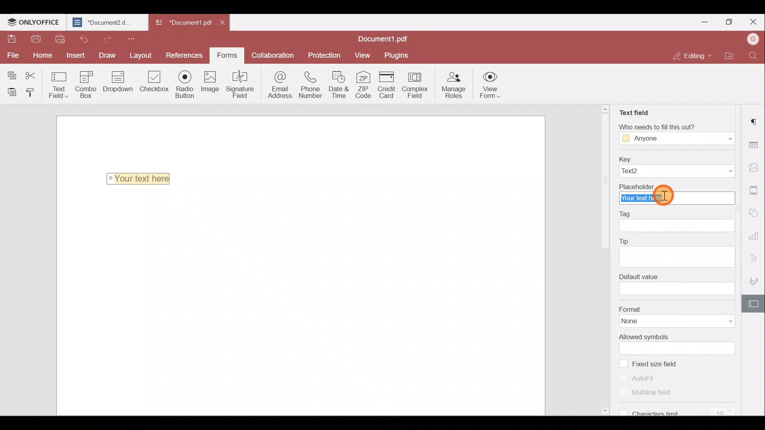 The width and height of the screenshot is (765, 430). What do you see at coordinates (646, 139) in the screenshot?
I see `Anyone` at bounding box center [646, 139].